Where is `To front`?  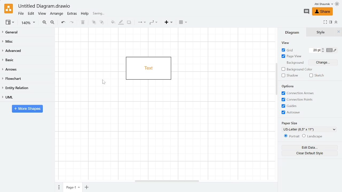 To front is located at coordinates (93, 23).